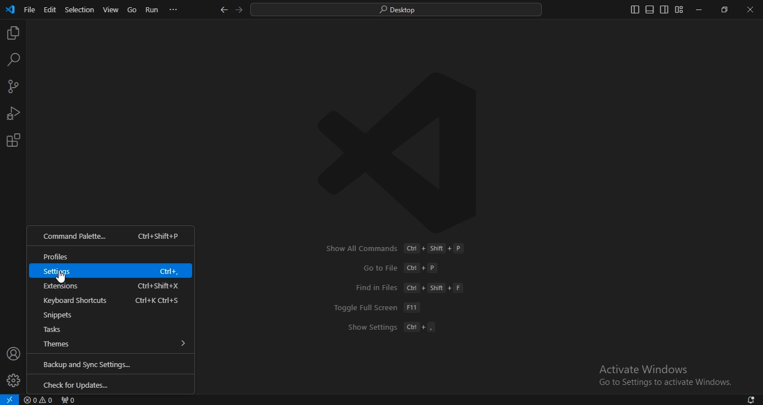 The image size is (763, 405). Describe the element at coordinates (13, 34) in the screenshot. I see `explorer` at that location.